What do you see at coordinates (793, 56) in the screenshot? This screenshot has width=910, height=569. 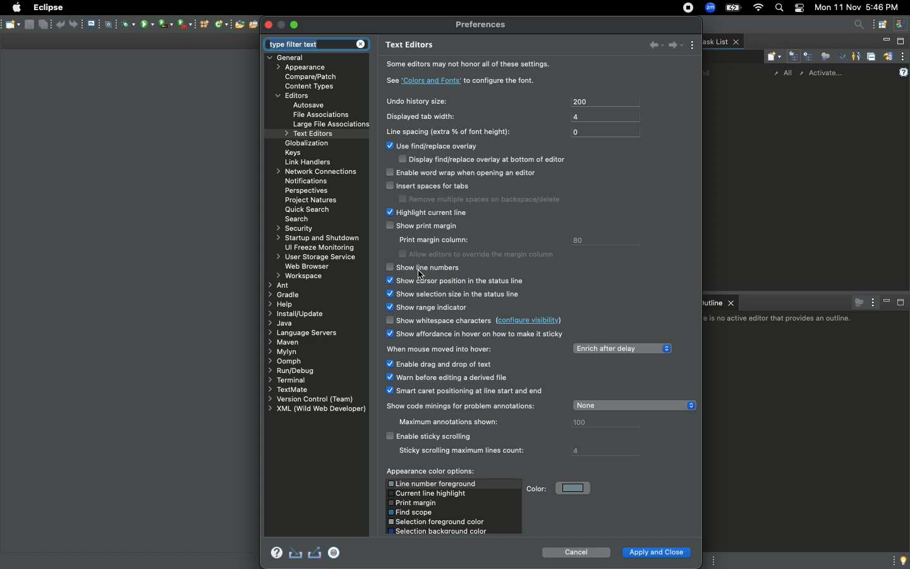 I see `Categorized` at bounding box center [793, 56].